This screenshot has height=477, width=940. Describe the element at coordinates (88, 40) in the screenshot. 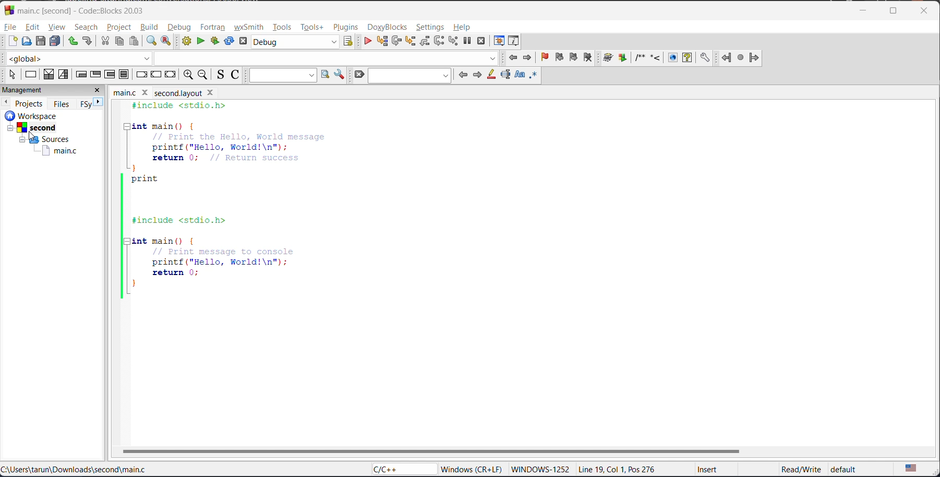

I see `redo` at that location.